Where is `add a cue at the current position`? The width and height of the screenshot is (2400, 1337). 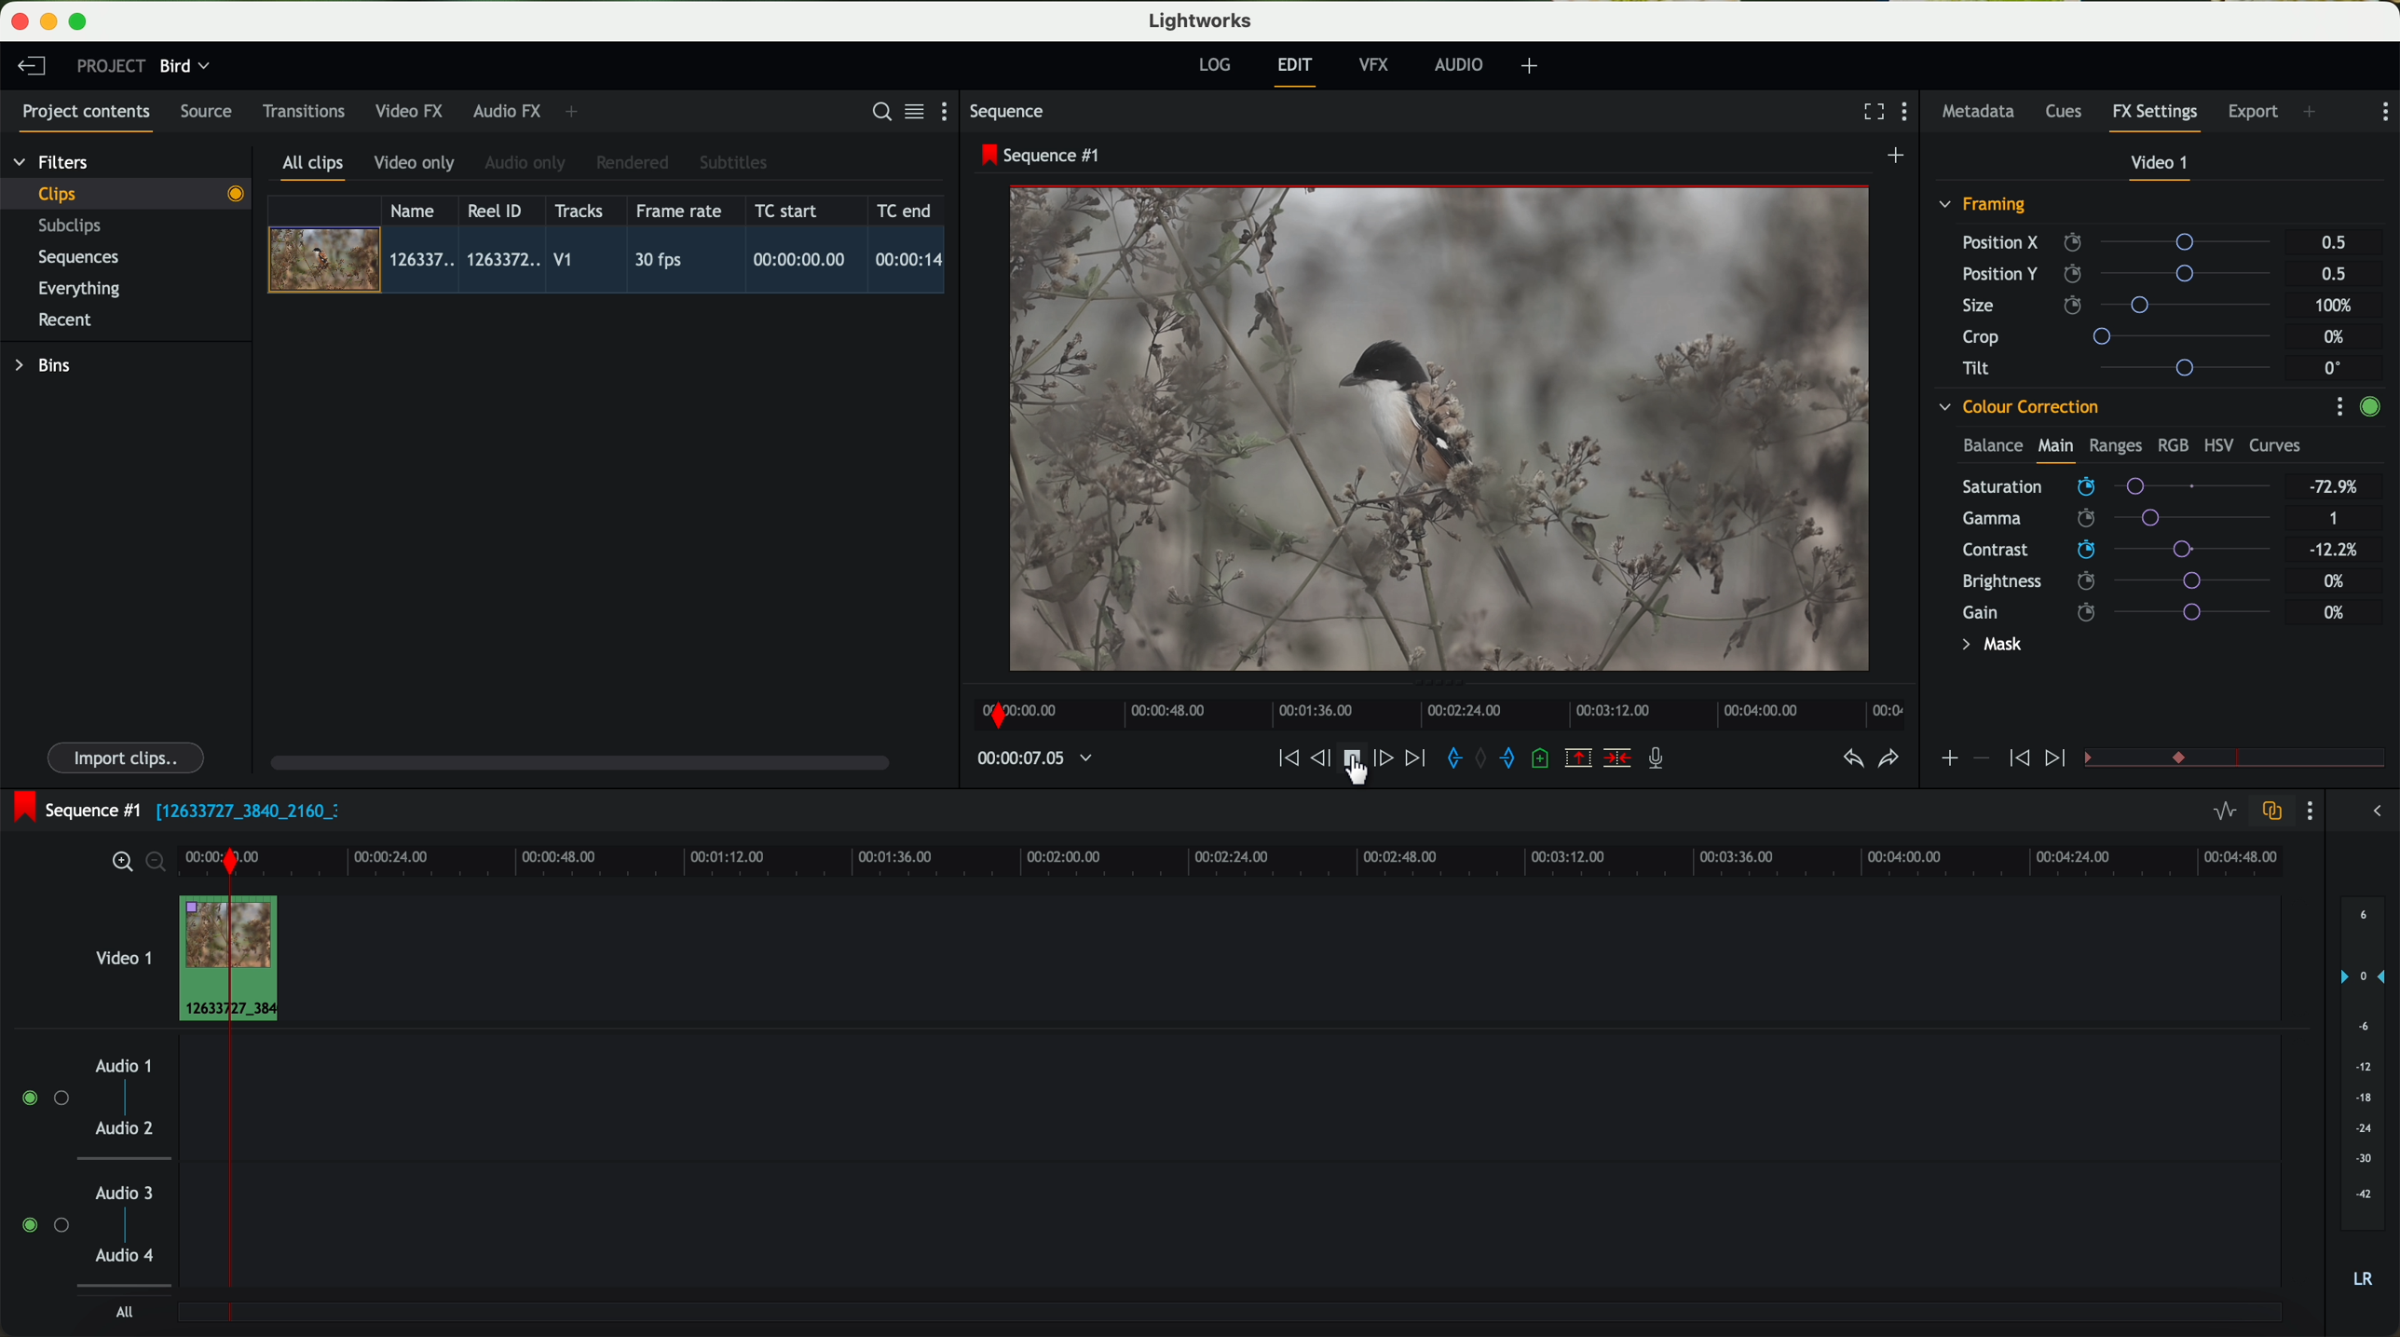
add a cue at the current position is located at coordinates (1543, 759).